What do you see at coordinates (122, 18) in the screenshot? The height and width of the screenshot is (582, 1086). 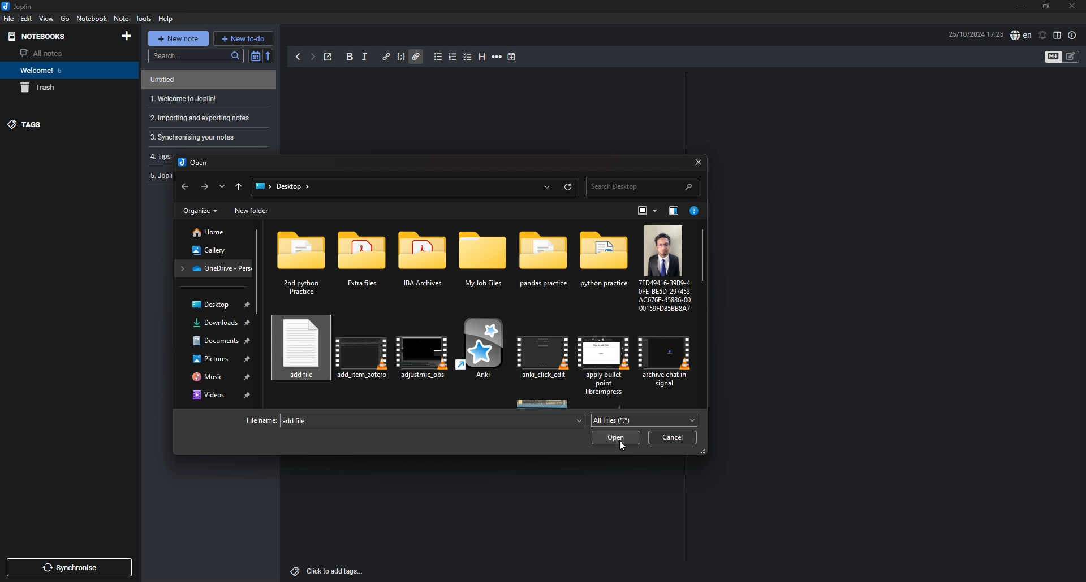 I see `note` at bounding box center [122, 18].